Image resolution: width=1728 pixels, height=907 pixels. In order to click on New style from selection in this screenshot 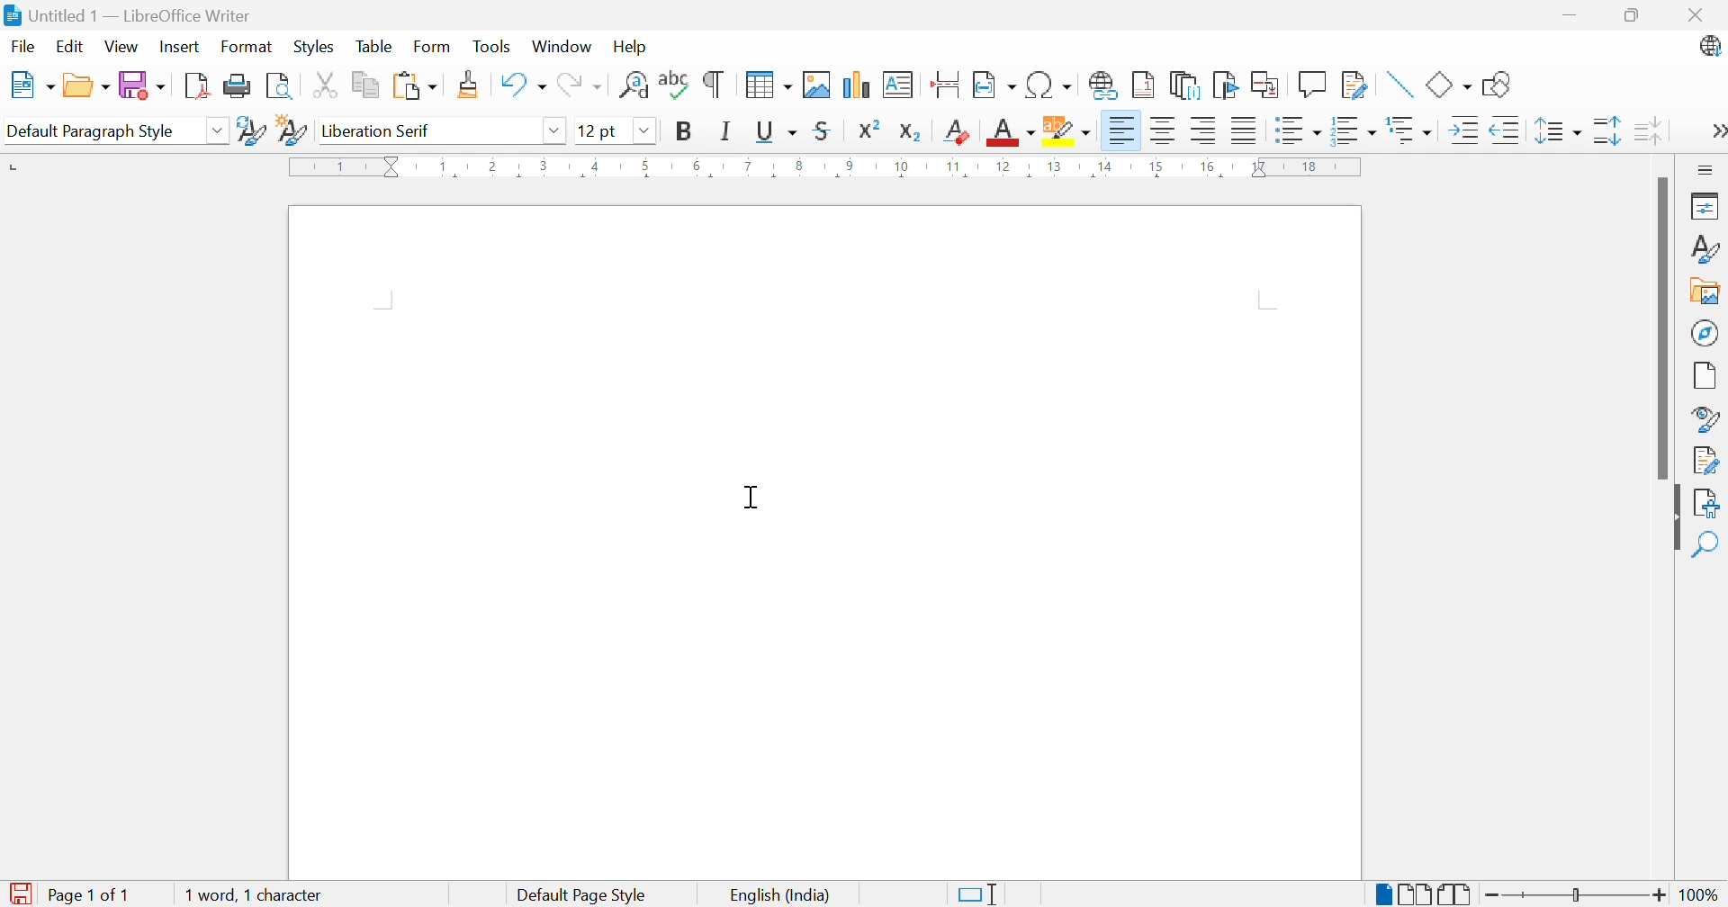, I will do `click(292, 131)`.